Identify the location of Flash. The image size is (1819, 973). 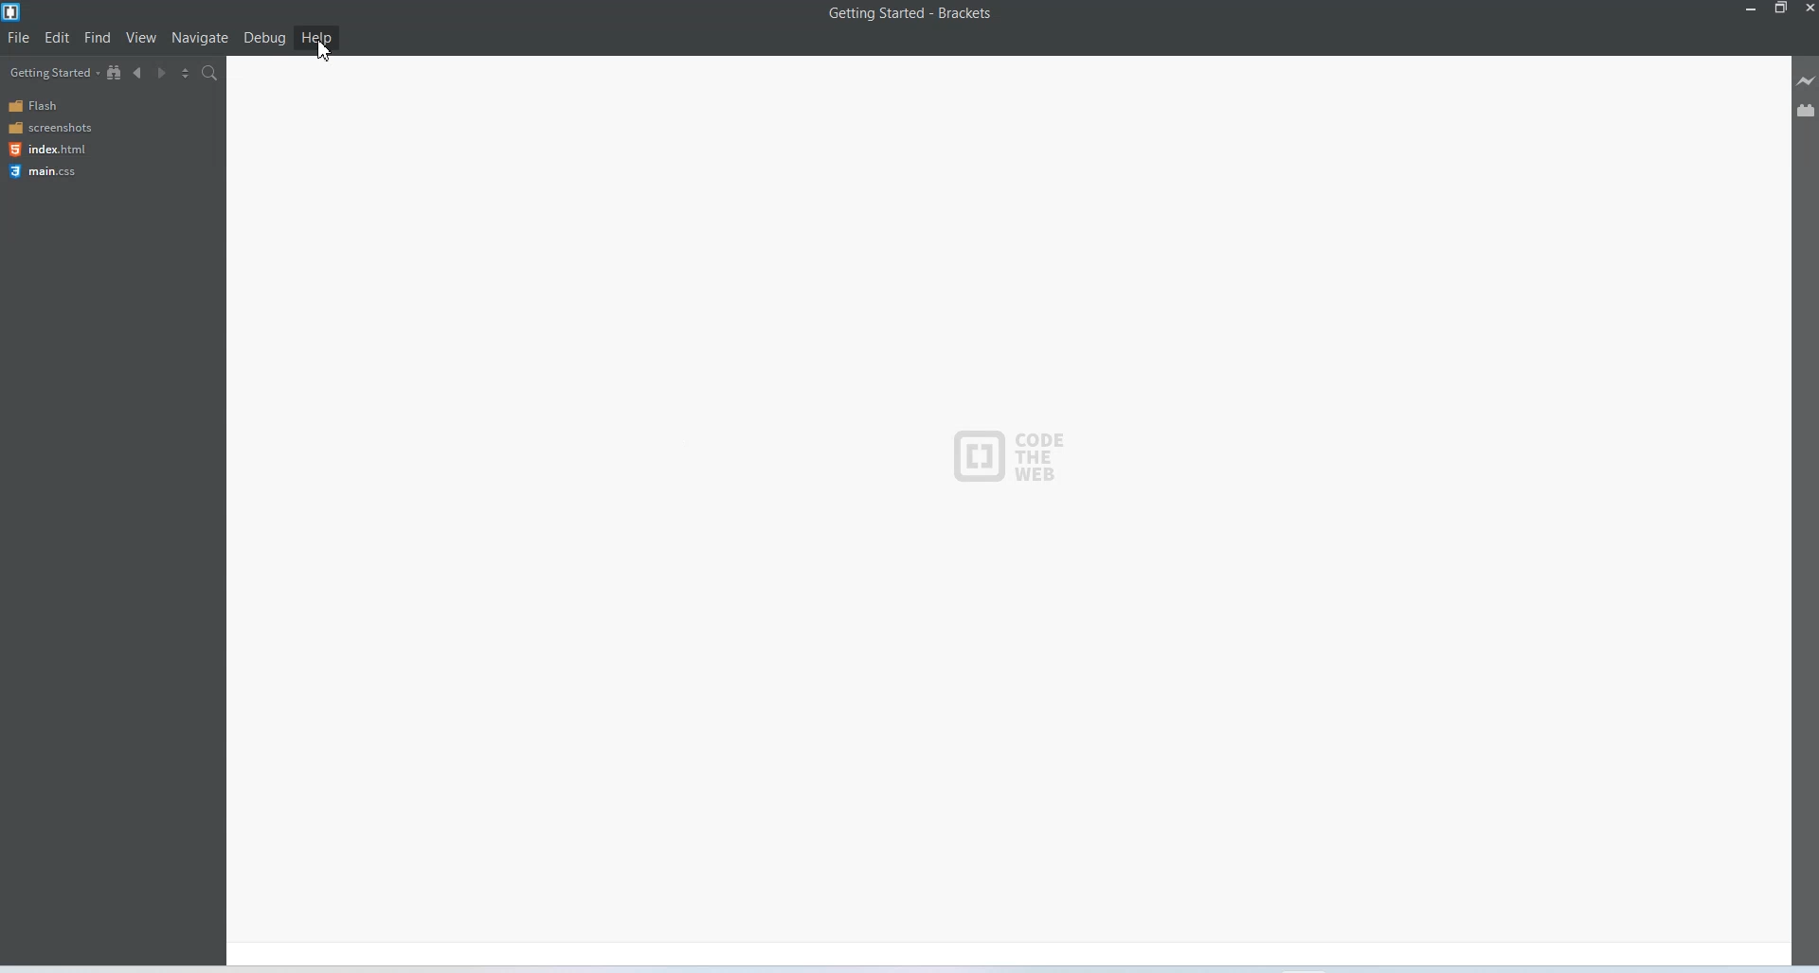
(52, 106).